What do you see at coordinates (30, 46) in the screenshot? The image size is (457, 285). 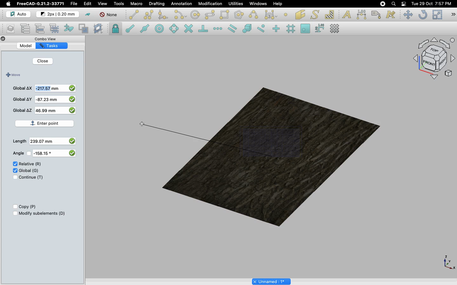 I see `Model` at bounding box center [30, 46].